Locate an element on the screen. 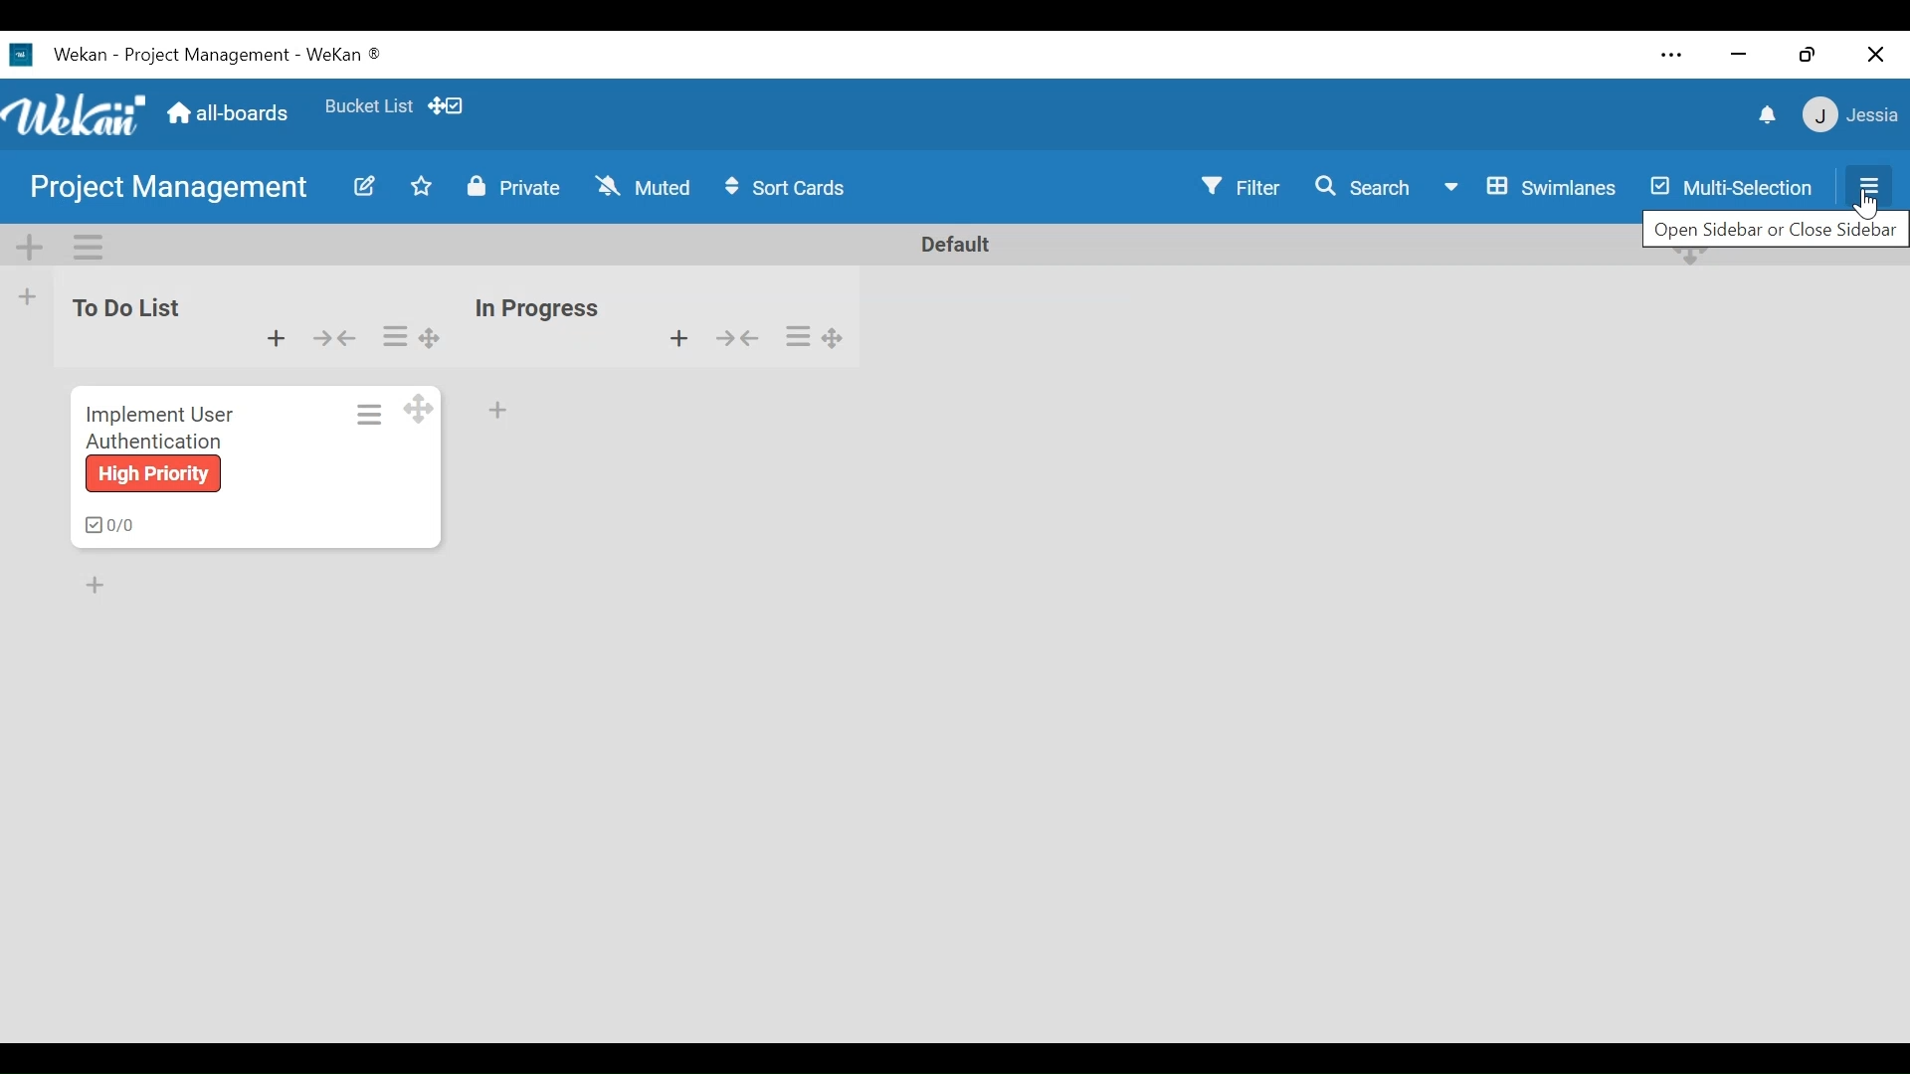 This screenshot has width=1910, height=1074. list Actions is located at coordinates (799, 334).